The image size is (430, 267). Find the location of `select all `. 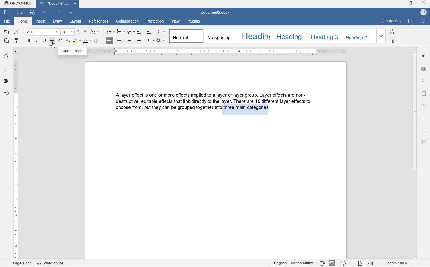

select all  is located at coordinates (392, 40).